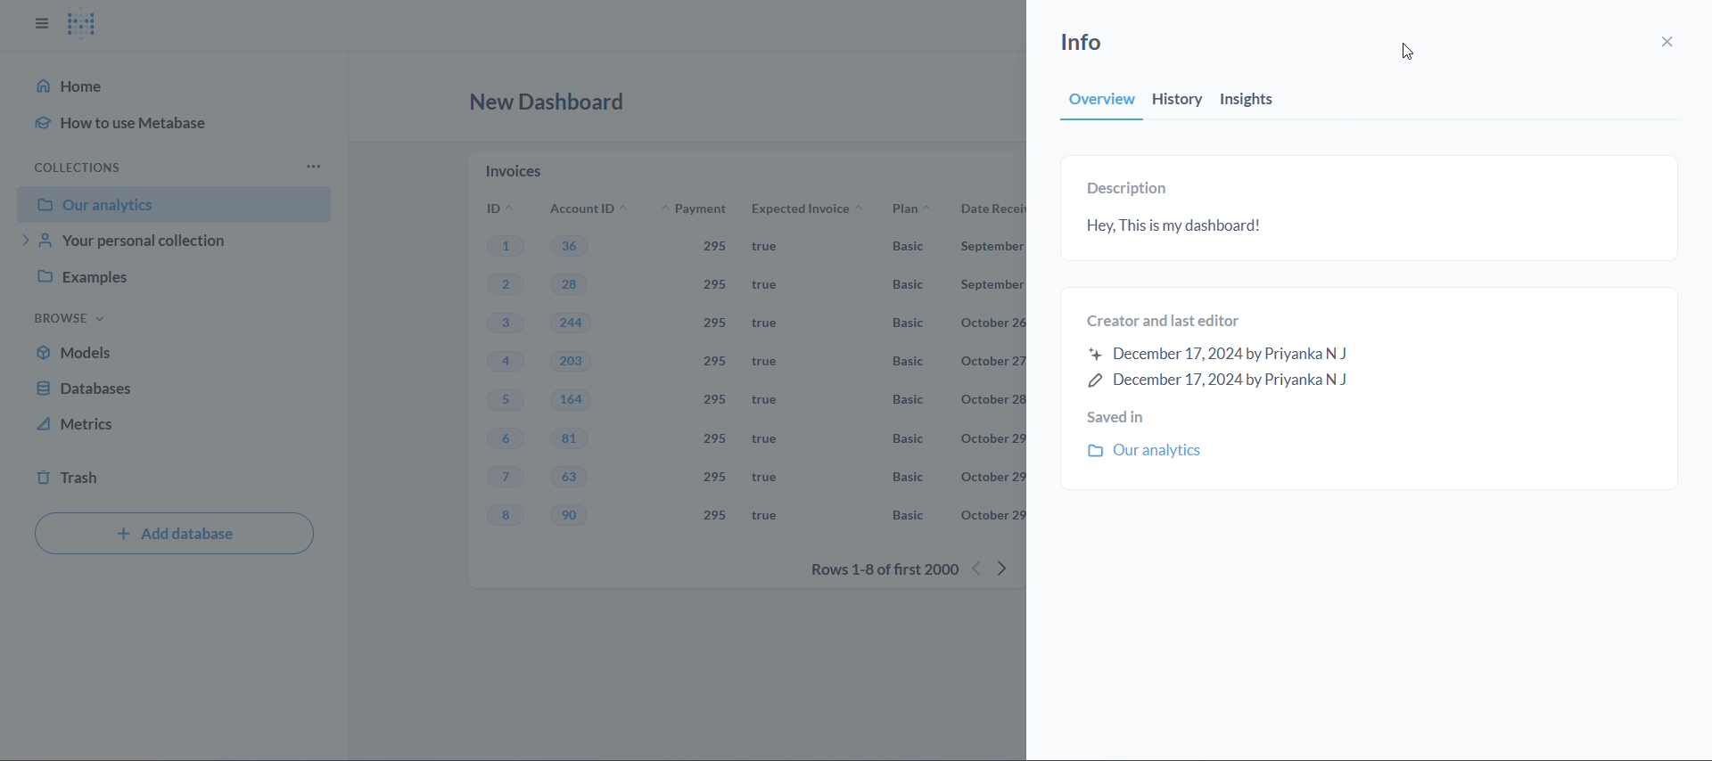  What do you see at coordinates (711, 248) in the screenshot?
I see `295` at bounding box center [711, 248].